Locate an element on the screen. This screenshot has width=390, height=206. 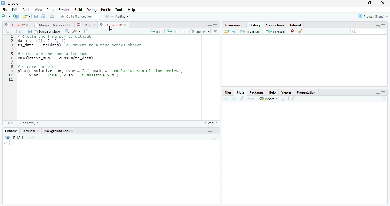
R script is located at coordinates (212, 123).